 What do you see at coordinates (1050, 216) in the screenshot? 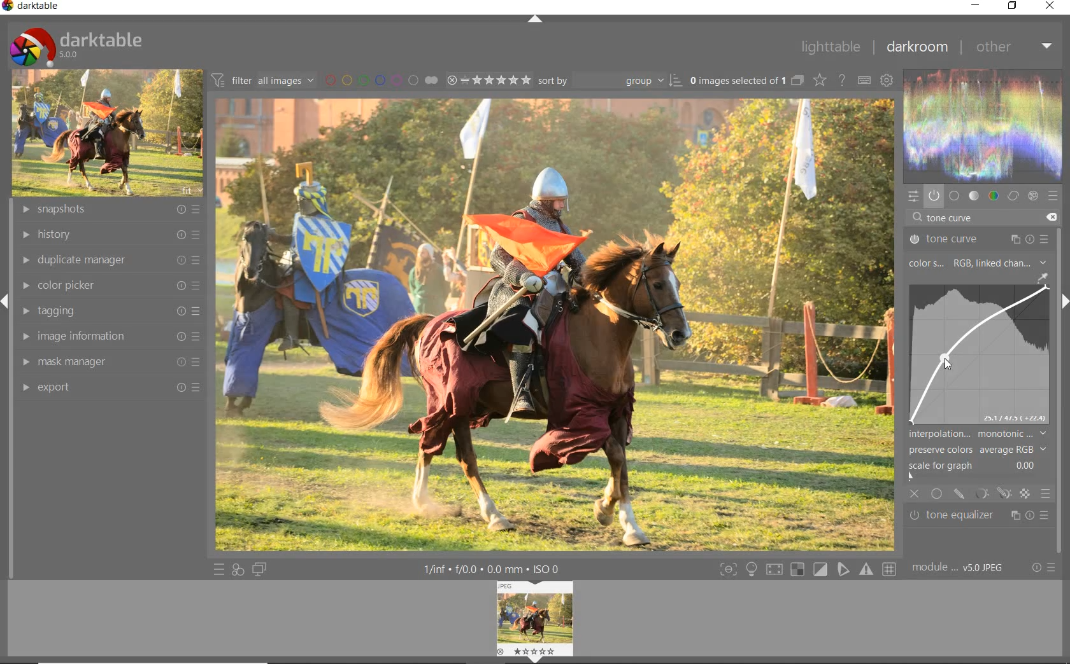
I see `delete` at bounding box center [1050, 216].